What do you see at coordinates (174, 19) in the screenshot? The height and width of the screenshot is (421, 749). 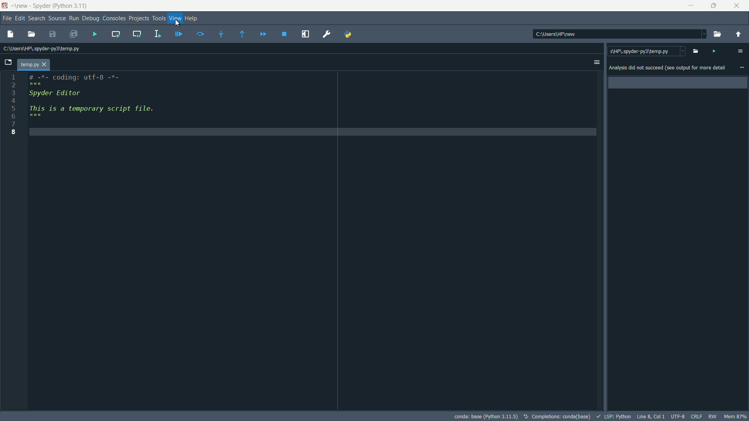 I see `view menu` at bounding box center [174, 19].